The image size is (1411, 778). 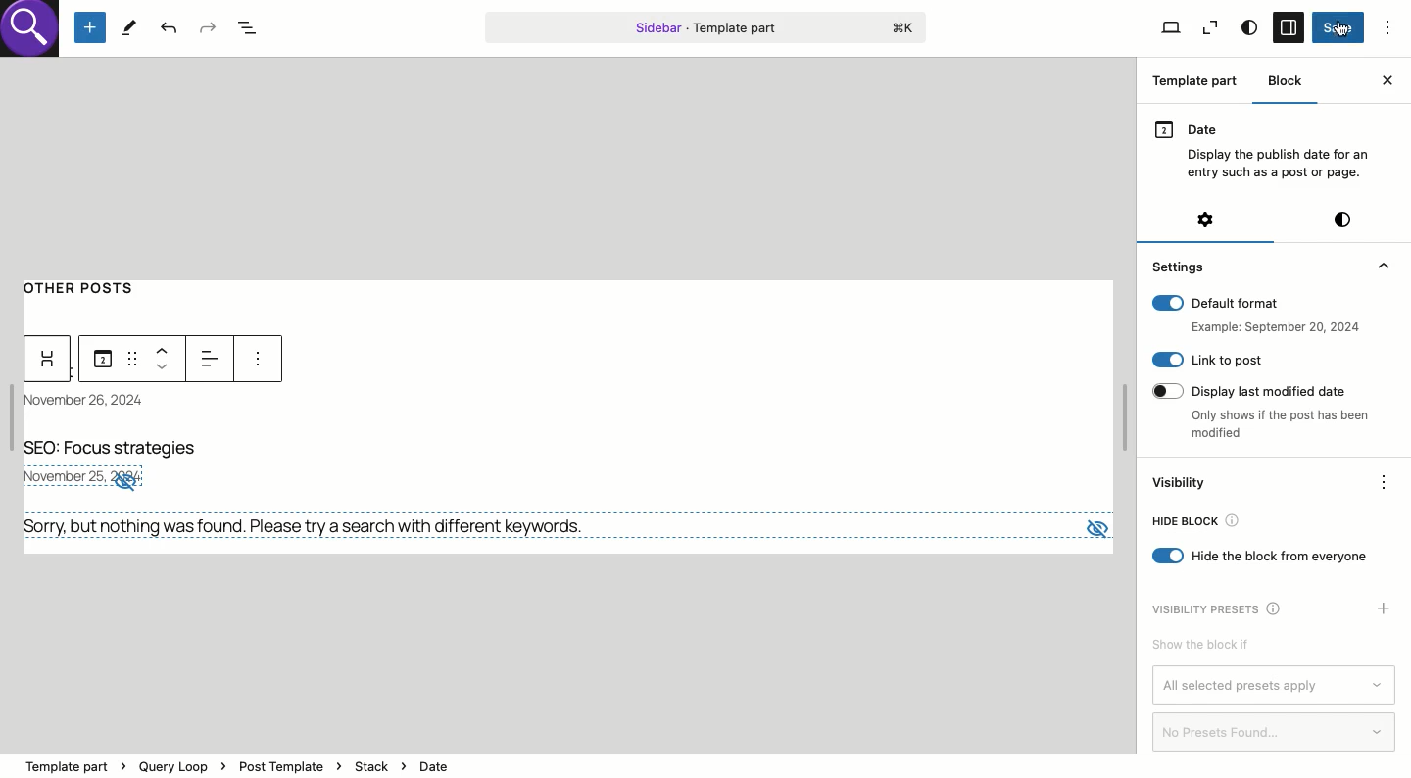 What do you see at coordinates (207, 26) in the screenshot?
I see `Redo` at bounding box center [207, 26].